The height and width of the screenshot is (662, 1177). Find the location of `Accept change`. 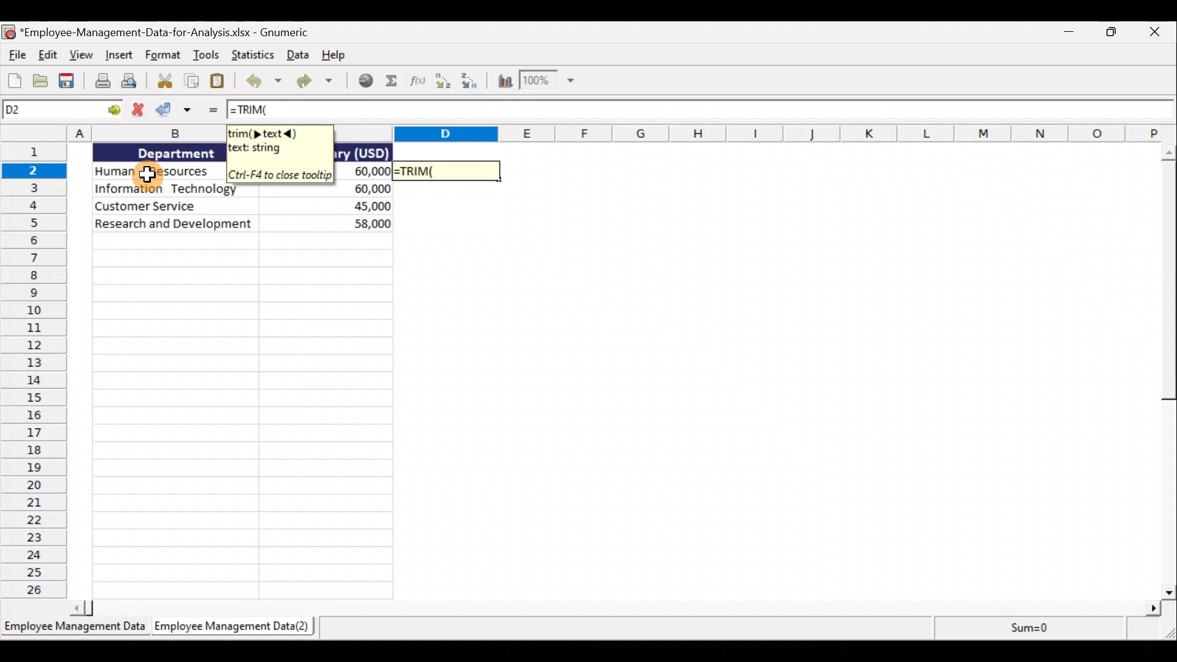

Accept change is located at coordinates (178, 110).